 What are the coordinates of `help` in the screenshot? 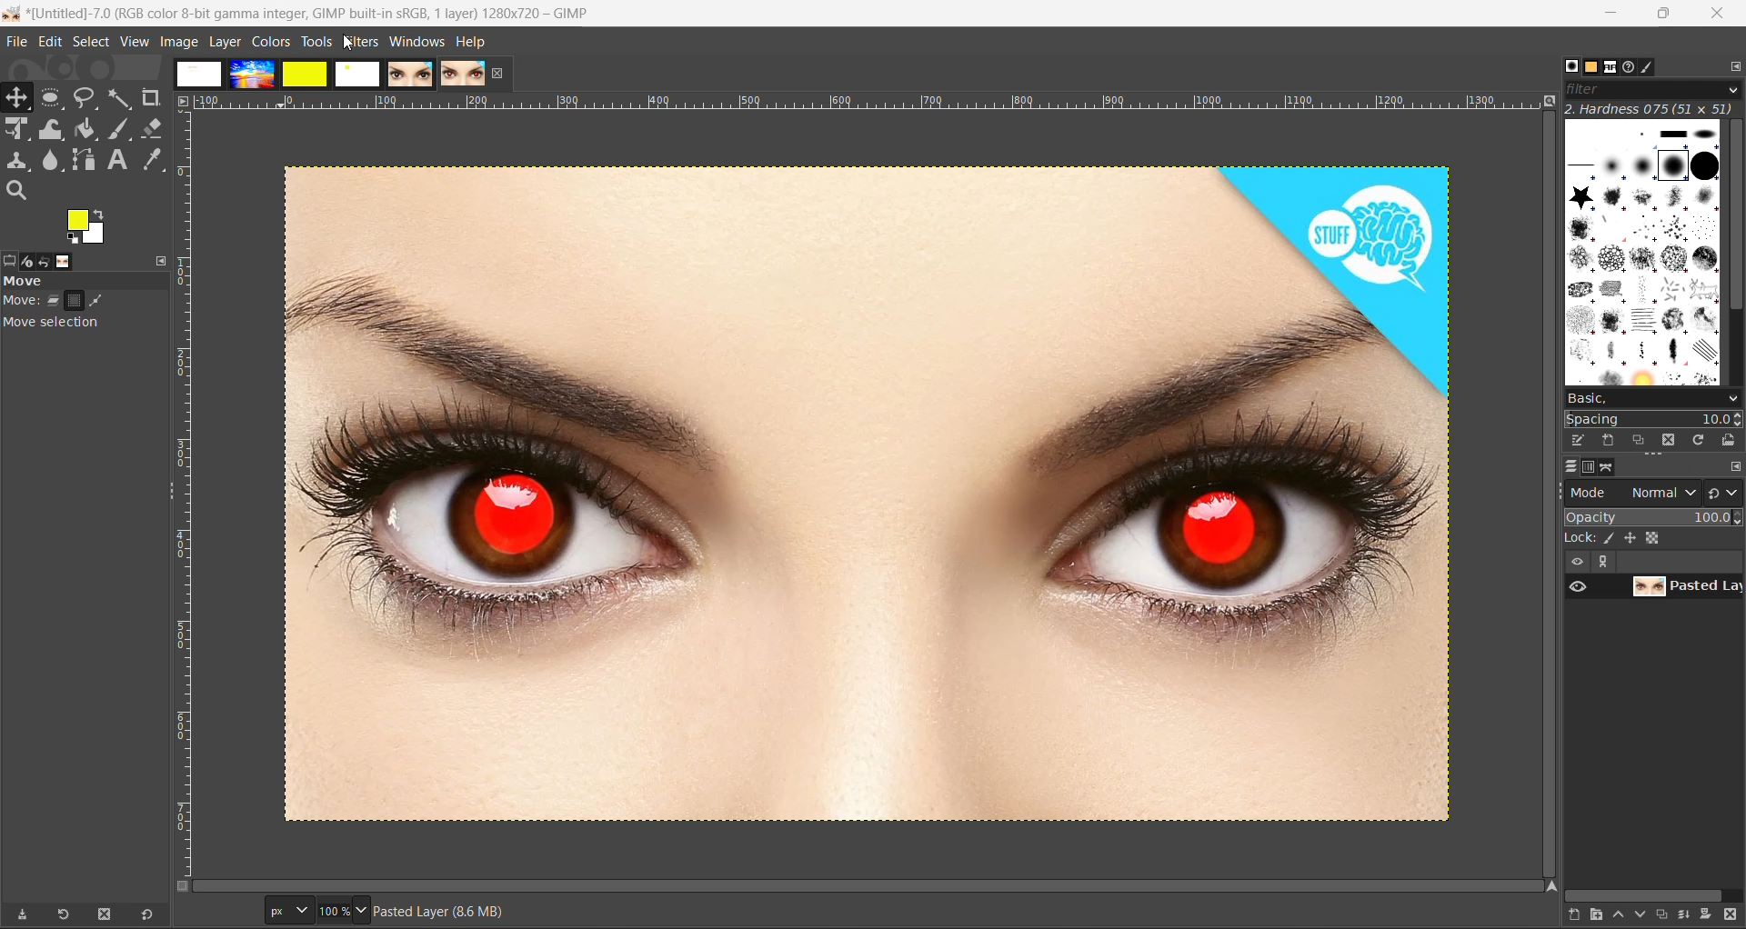 It's located at (473, 42).